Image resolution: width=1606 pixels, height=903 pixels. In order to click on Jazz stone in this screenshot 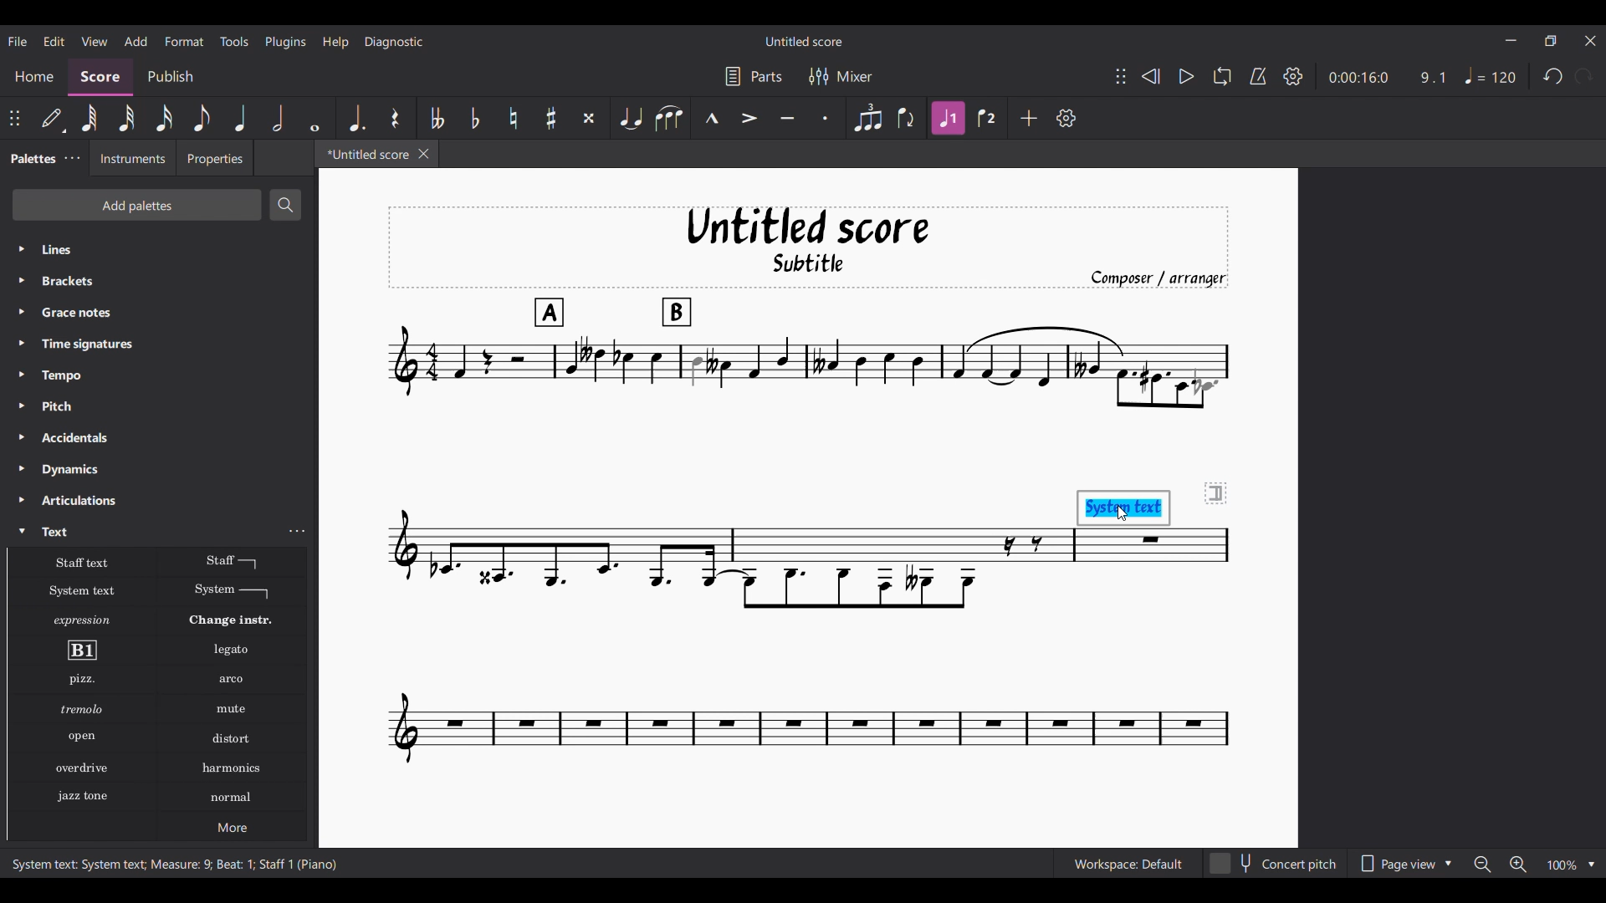, I will do `click(82, 797)`.